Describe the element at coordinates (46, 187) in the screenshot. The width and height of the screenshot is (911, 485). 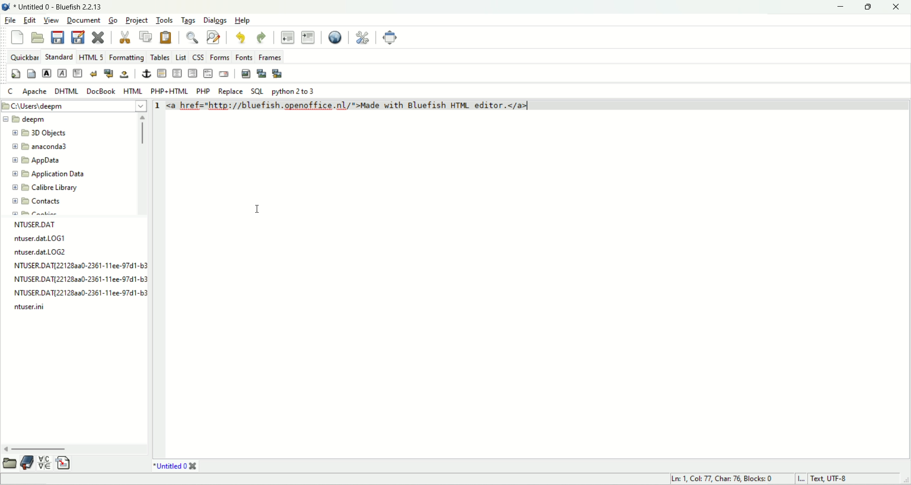
I see `calibre library` at that location.